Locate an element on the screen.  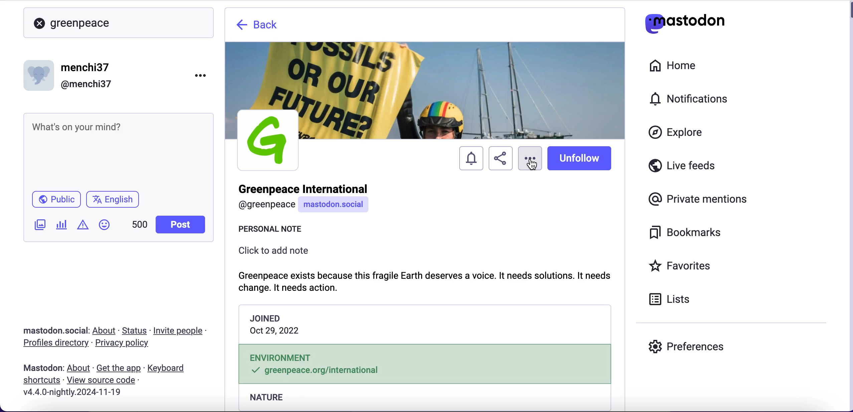
keyboard is located at coordinates (168, 369).